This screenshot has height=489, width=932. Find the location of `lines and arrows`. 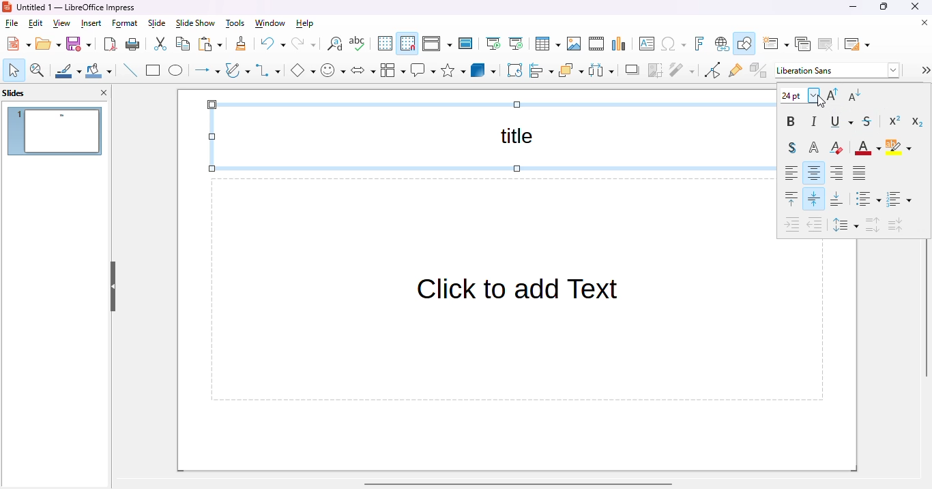

lines and arrows is located at coordinates (206, 71).